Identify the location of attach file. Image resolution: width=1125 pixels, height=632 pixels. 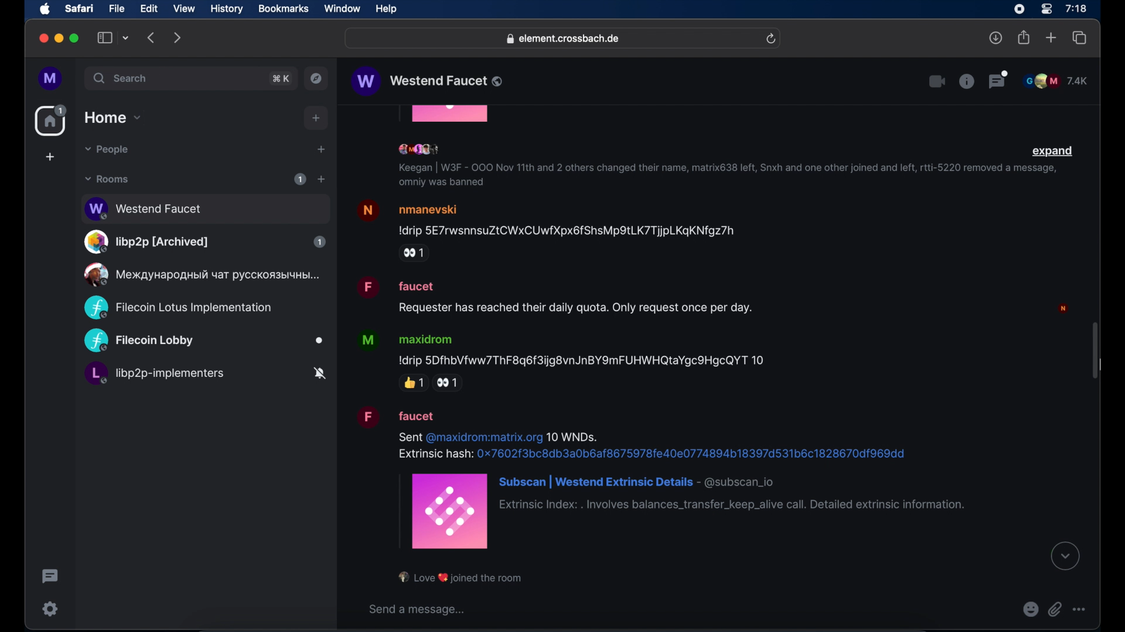
(1055, 609).